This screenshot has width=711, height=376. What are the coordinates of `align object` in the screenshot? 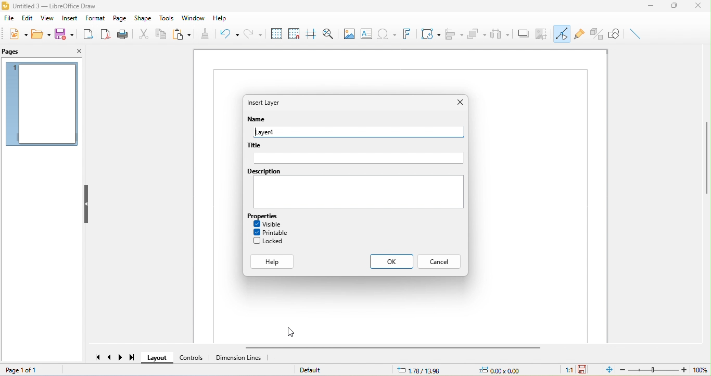 It's located at (456, 32).